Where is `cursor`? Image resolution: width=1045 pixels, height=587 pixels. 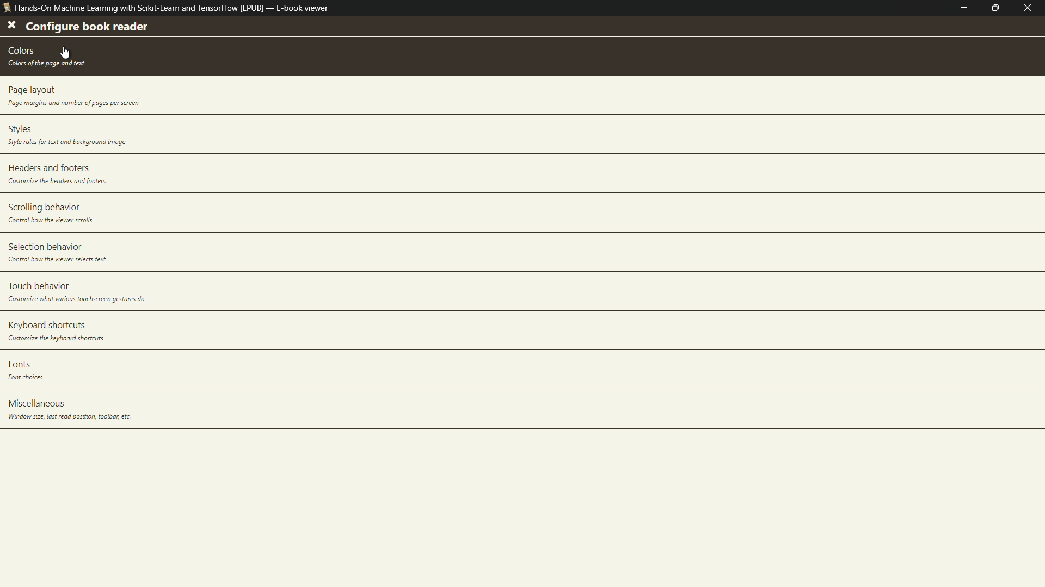
cursor is located at coordinates (66, 52).